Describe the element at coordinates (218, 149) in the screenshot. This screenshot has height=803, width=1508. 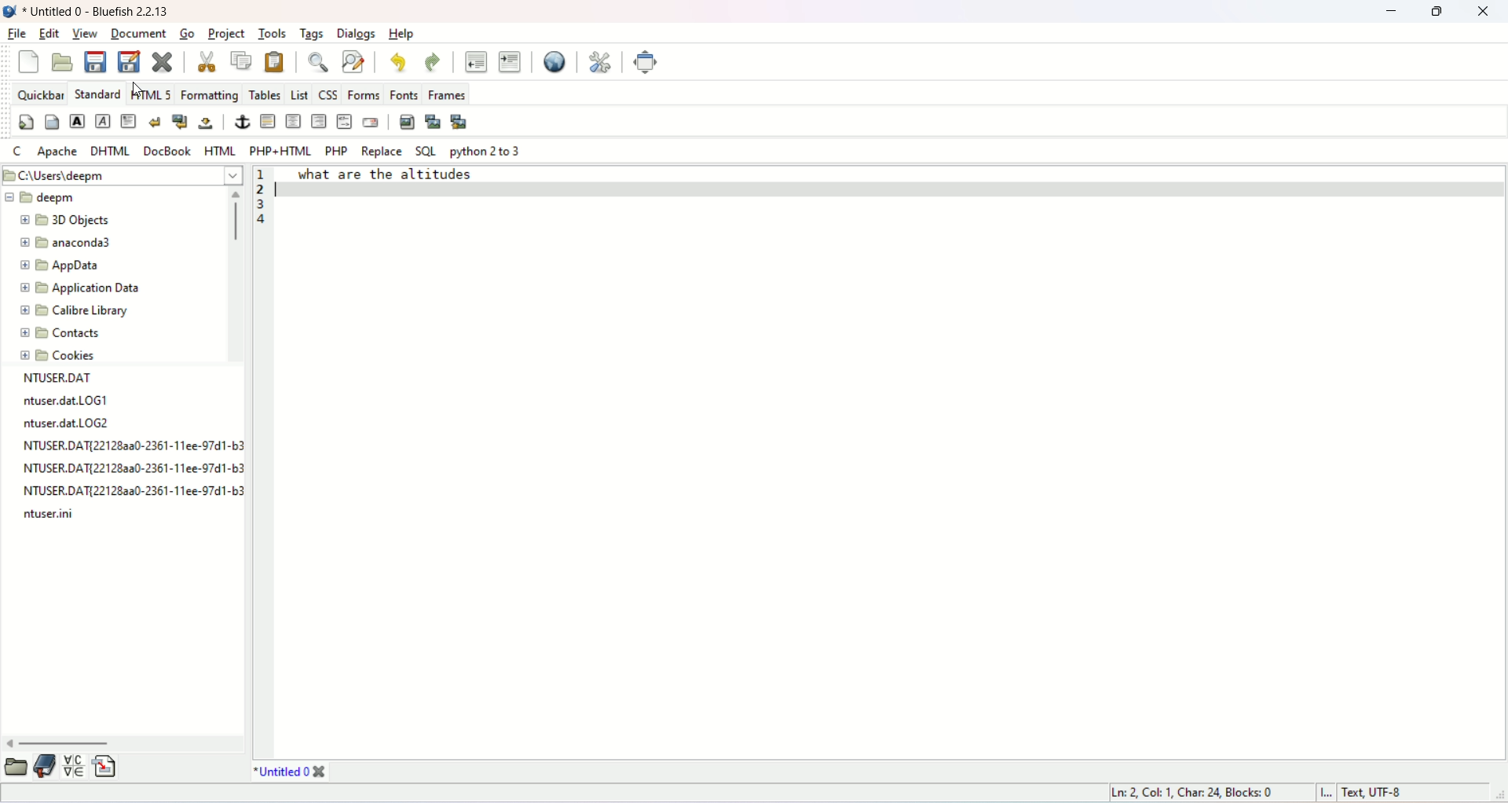
I see `HTML` at that location.